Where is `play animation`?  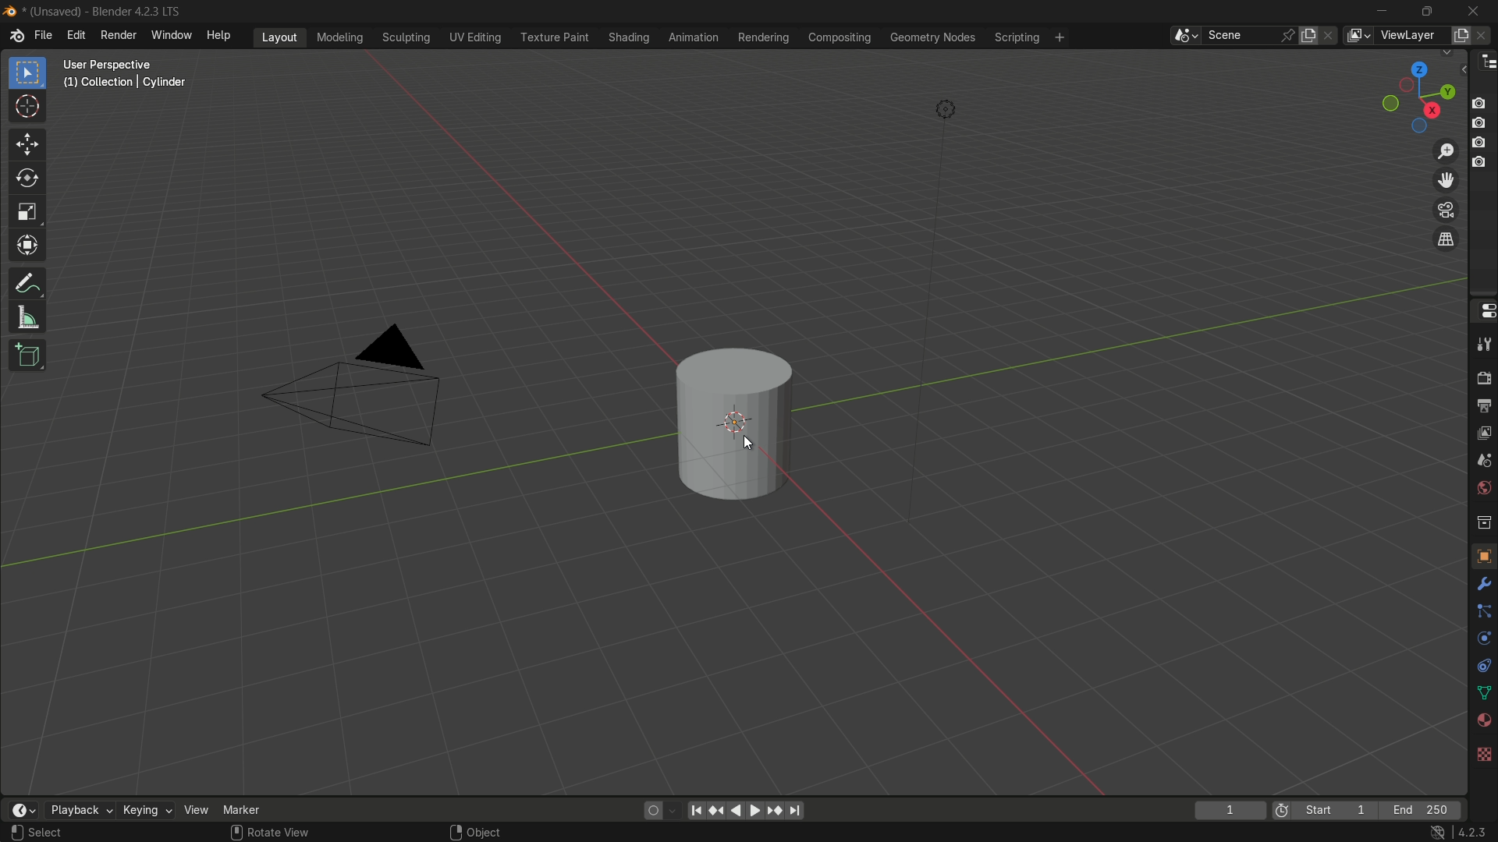
play animation is located at coordinates (744, 810).